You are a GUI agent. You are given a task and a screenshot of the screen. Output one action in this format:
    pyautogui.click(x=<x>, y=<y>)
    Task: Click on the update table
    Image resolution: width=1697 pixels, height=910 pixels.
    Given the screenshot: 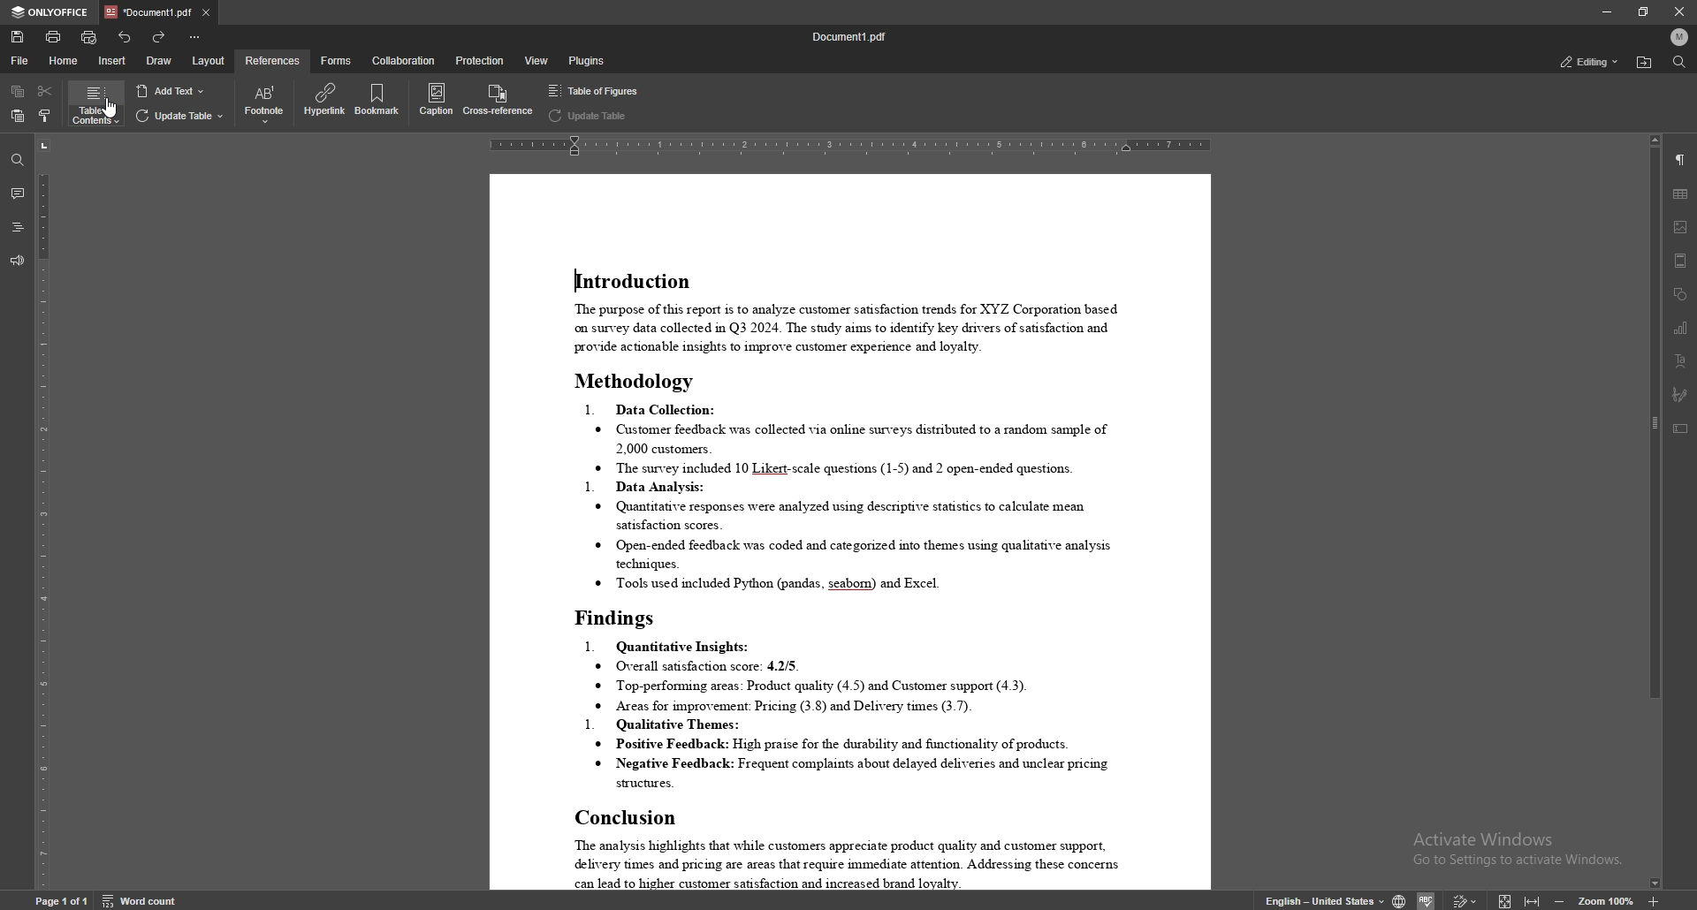 What is the action you would take?
    pyautogui.click(x=590, y=114)
    